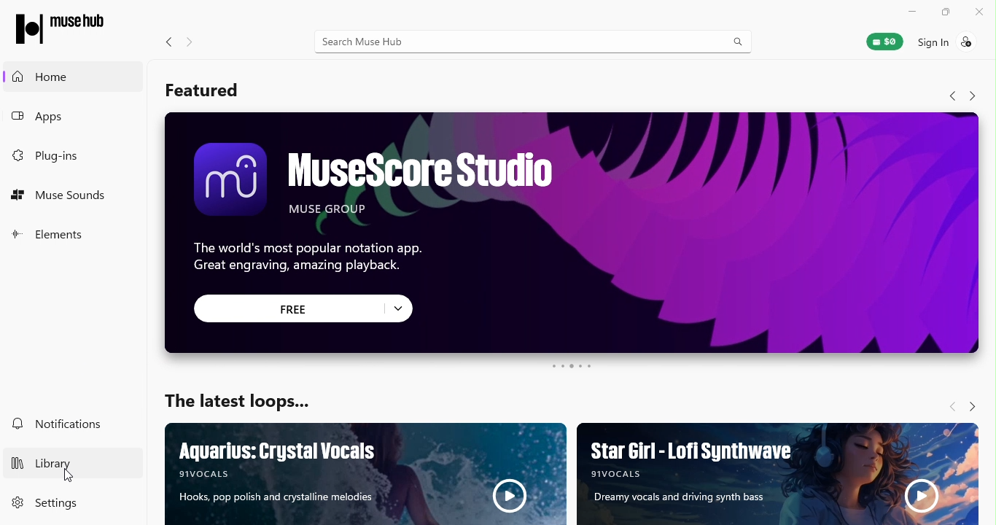  What do you see at coordinates (535, 43) in the screenshot?
I see `Search bar` at bounding box center [535, 43].